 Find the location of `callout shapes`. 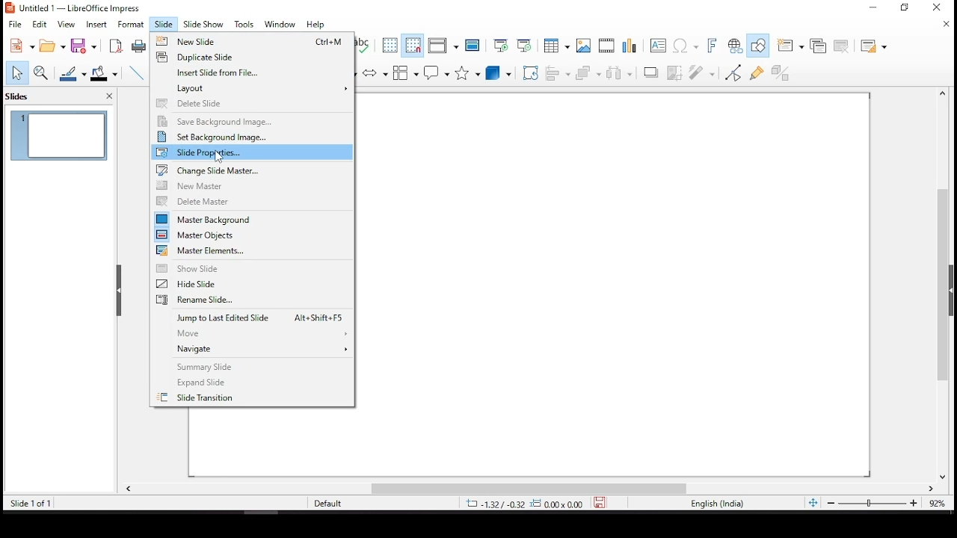

callout shapes is located at coordinates (438, 72).